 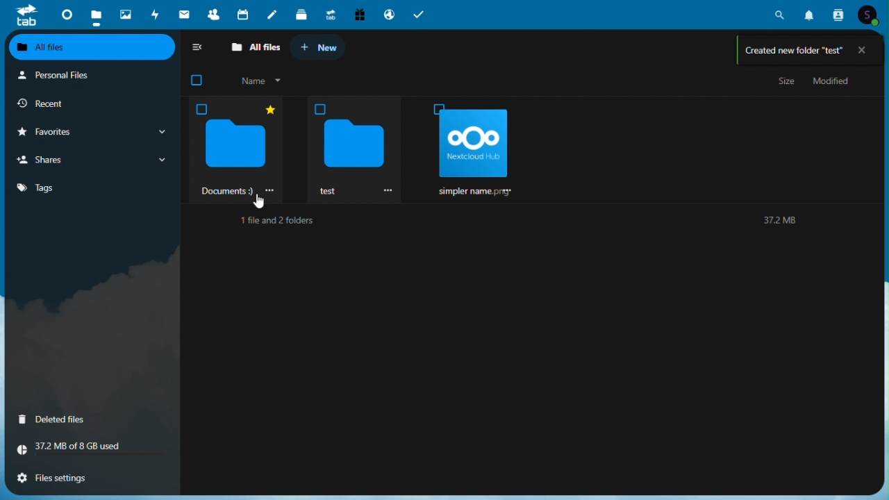 What do you see at coordinates (355, 151) in the screenshot?
I see `Newly created folder` at bounding box center [355, 151].